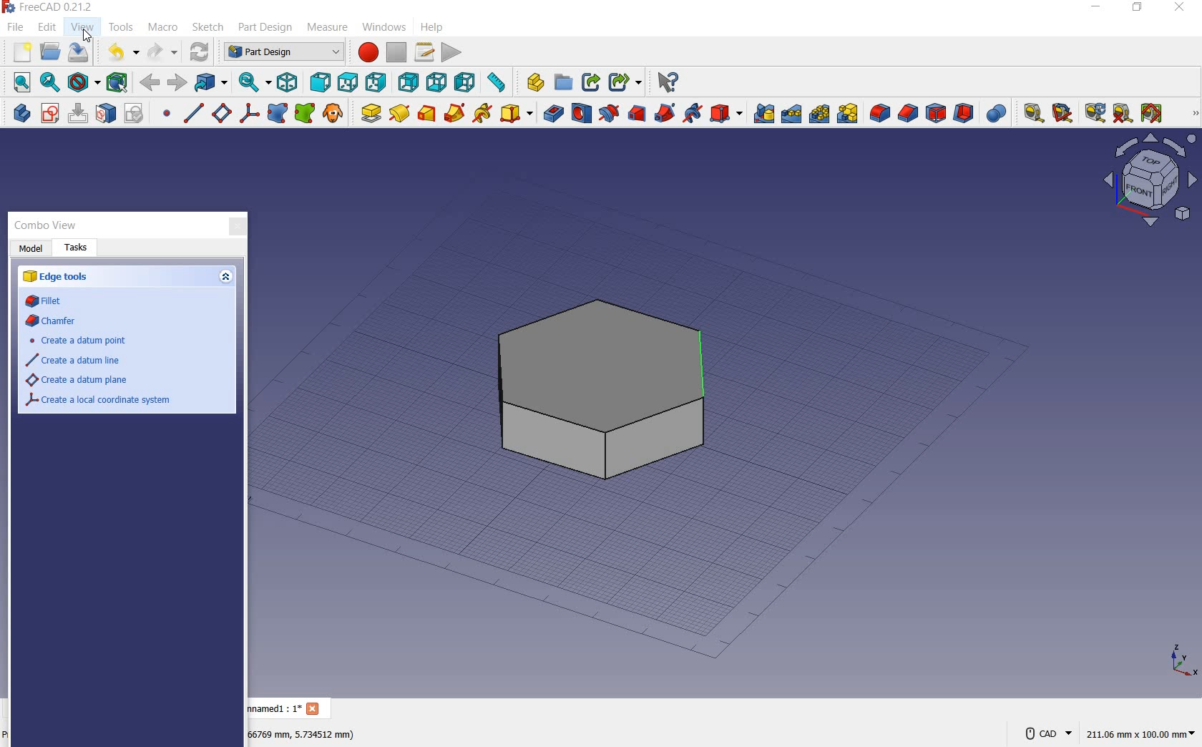 This screenshot has width=1202, height=747. Describe the element at coordinates (820, 113) in the screenshot. I see `polar pattern` at that location.